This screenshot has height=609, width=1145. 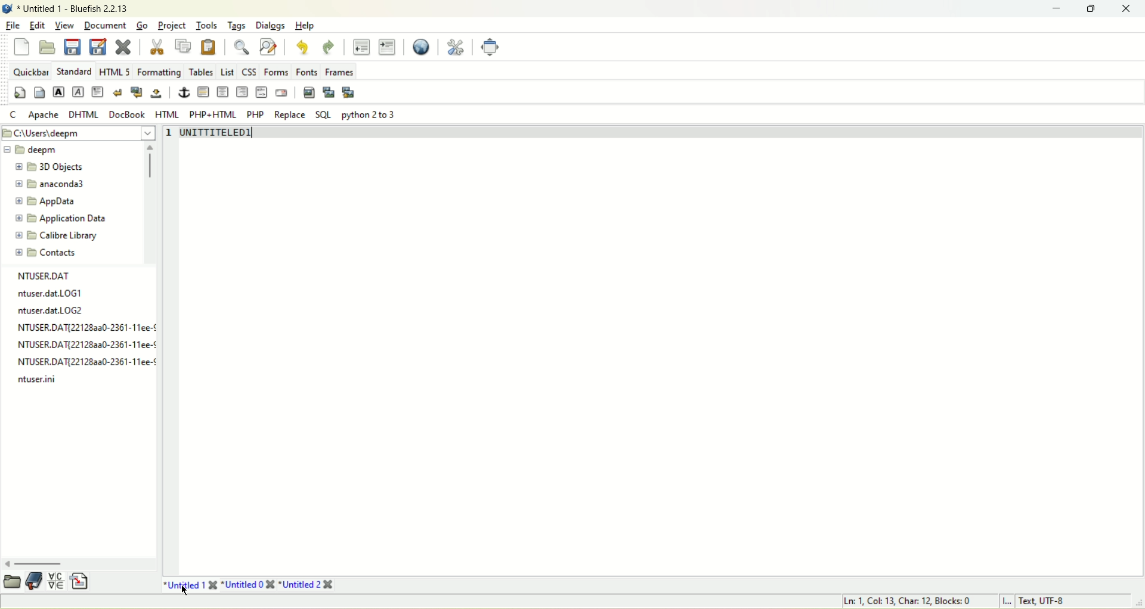 I want to click on undo, so click(x=303, y=45).